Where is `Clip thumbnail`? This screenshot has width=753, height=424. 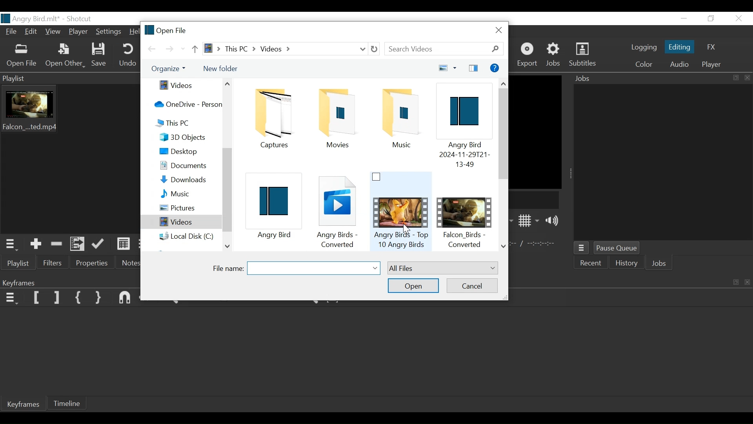 Clip thumbnail is located at coordinates (35, 115).